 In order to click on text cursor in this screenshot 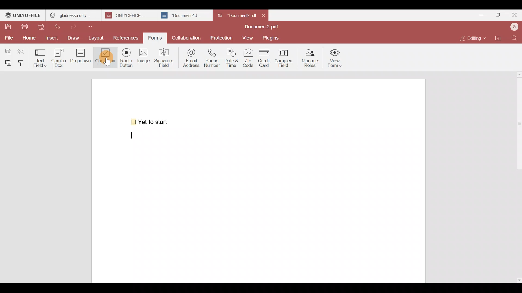, I will do `click(133, 136)`.